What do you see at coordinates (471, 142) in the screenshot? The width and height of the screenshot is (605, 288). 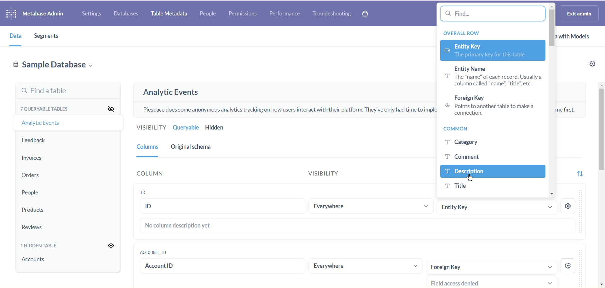 I see `category` at bounding box center [471, 142].